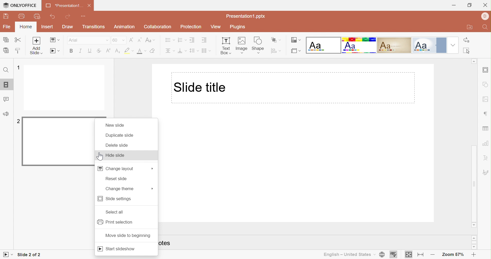 The image size is (491, 259). What do you see at coordinates (200, 87) in the screenshot?
I see `Slide title` at bounding box center [200, 87].